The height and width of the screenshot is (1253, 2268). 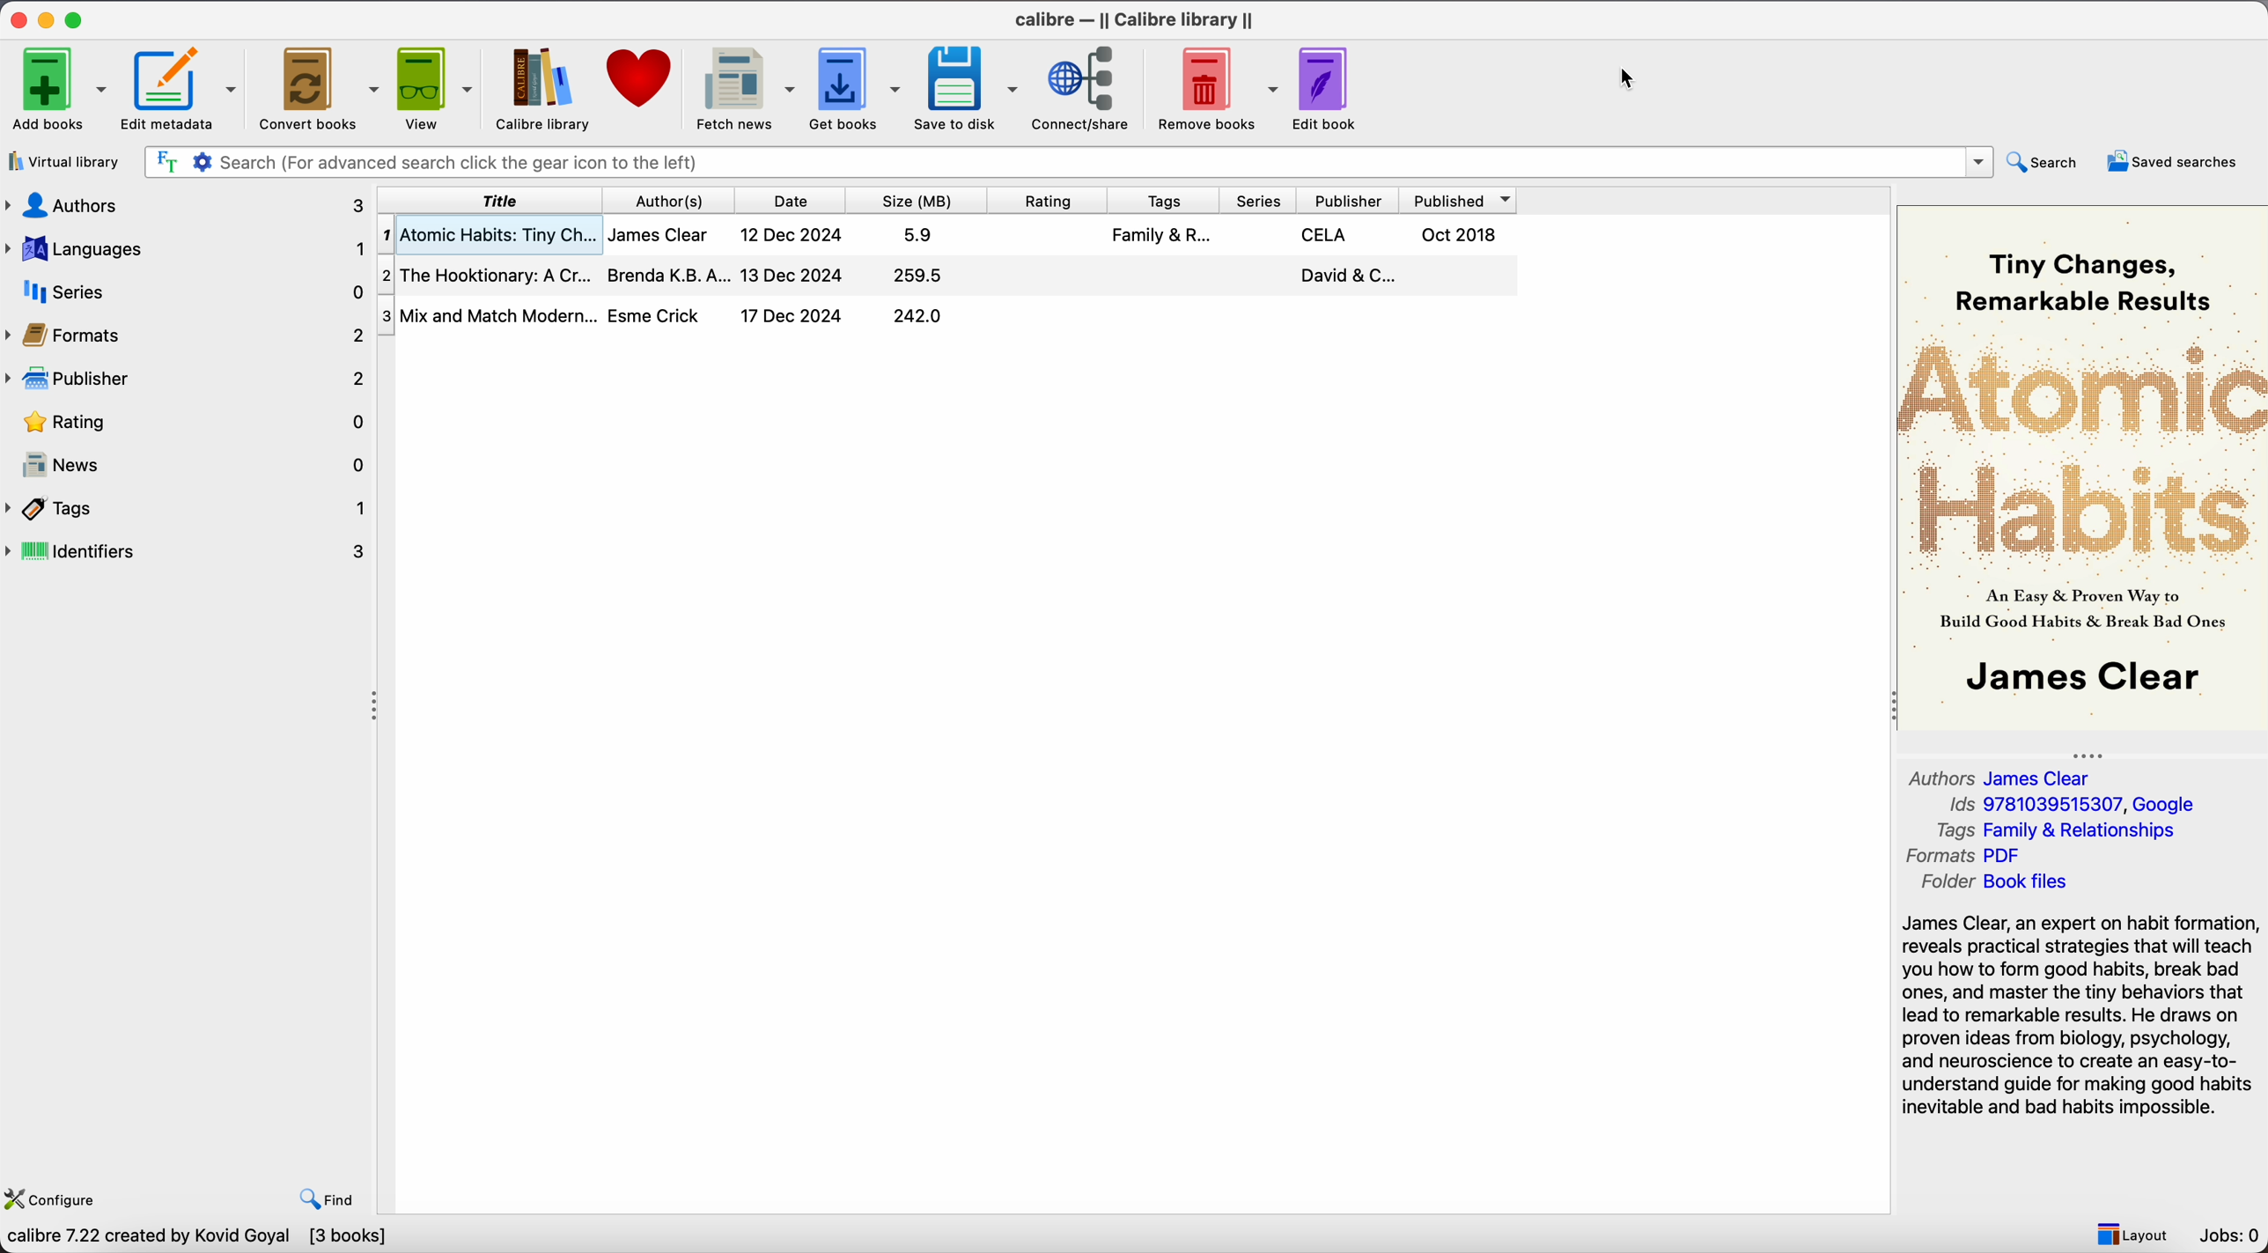 What do you see at coordinates (492, 201) in the screenshot?
I see `title` at bounding box center [492, 201].